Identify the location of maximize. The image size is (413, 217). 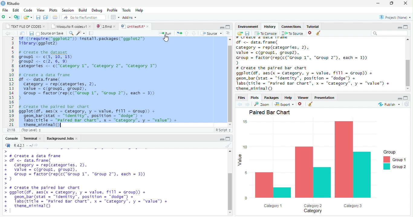
(229, 27).